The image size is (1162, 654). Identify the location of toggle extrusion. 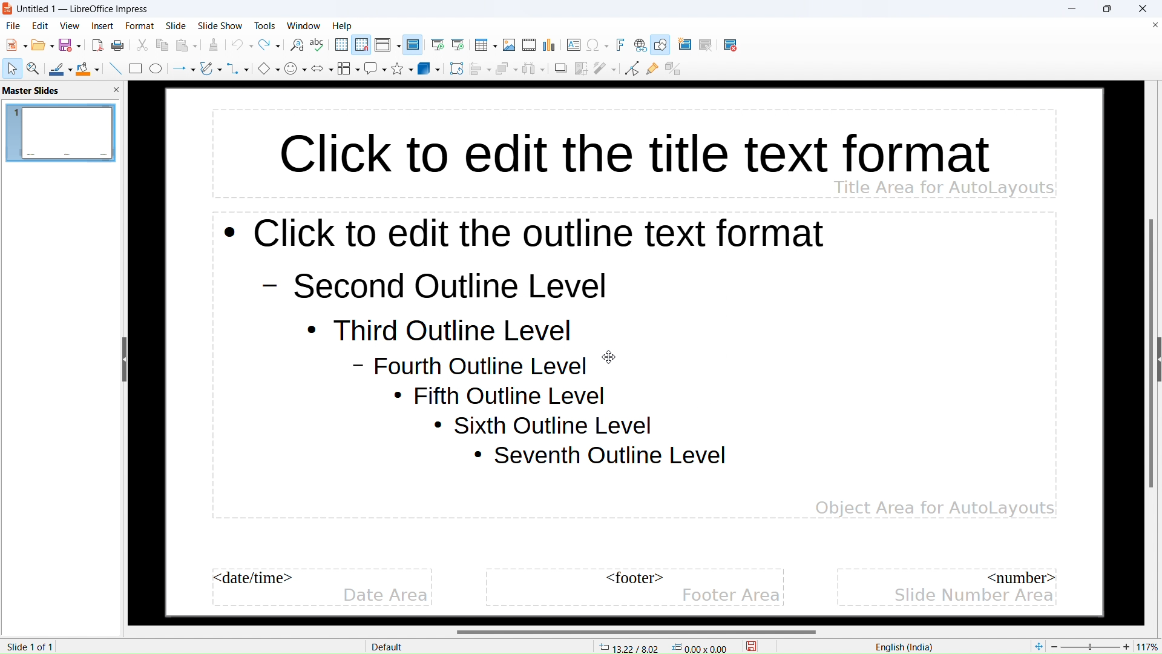
(673, 69).